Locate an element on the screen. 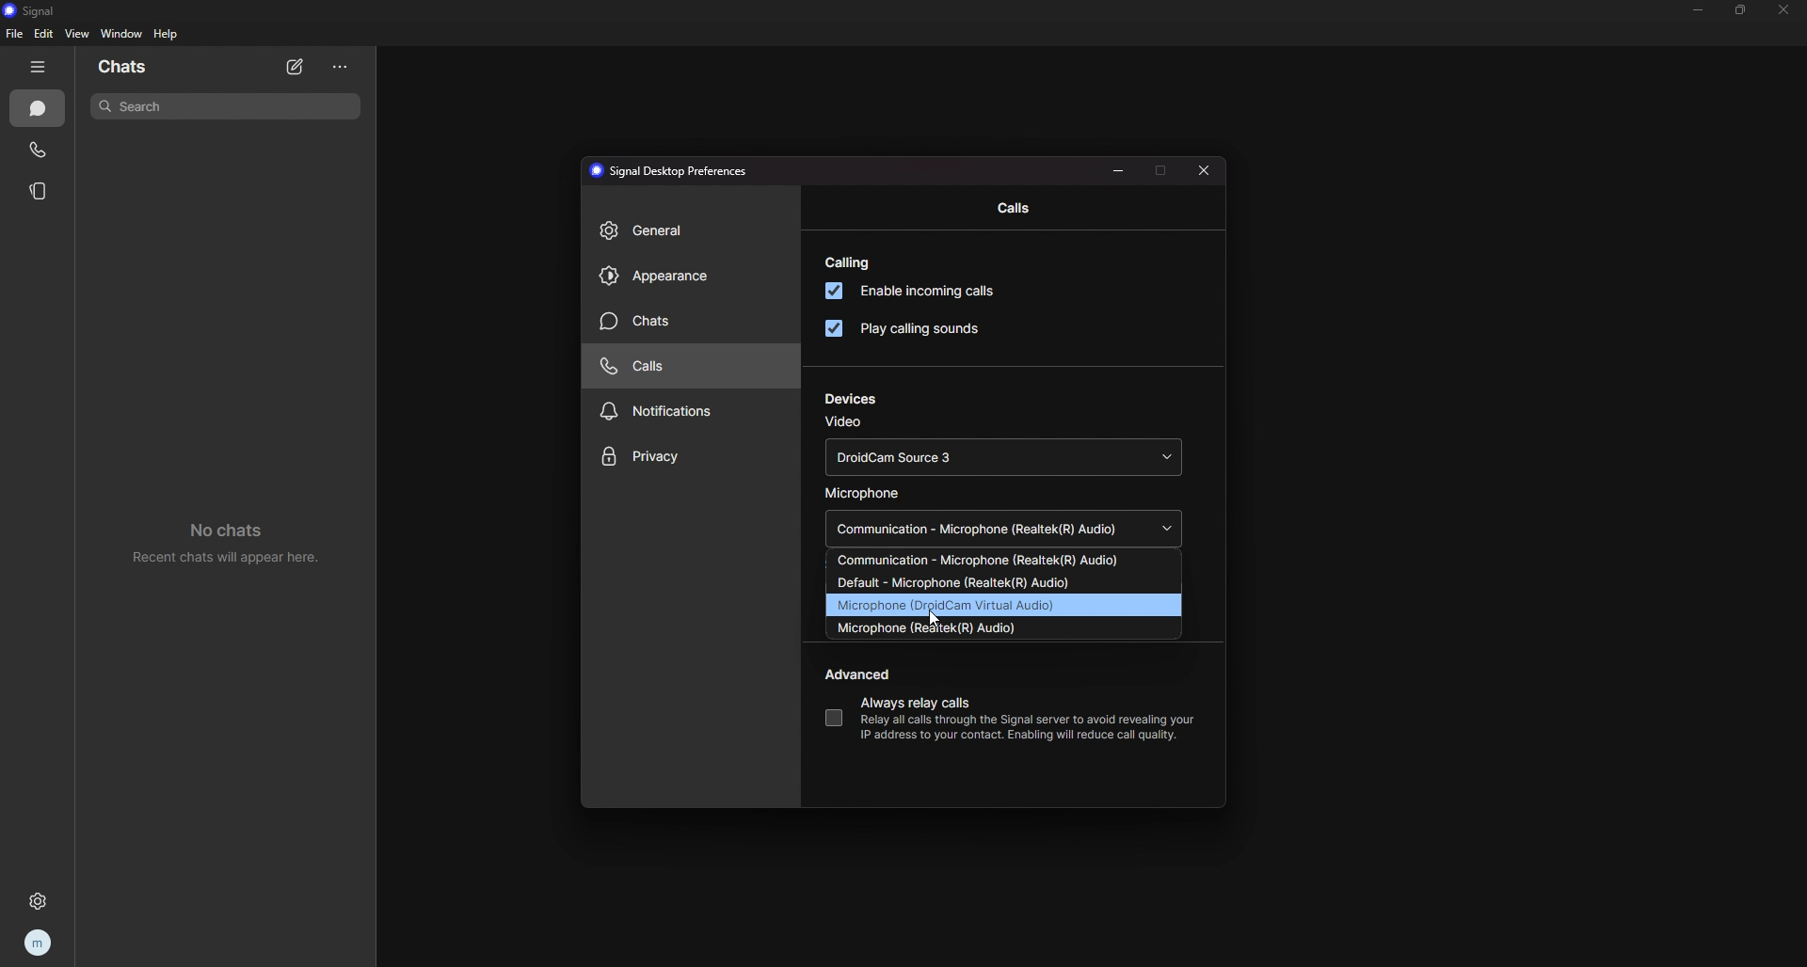  options is located at coordinates (340, 68).